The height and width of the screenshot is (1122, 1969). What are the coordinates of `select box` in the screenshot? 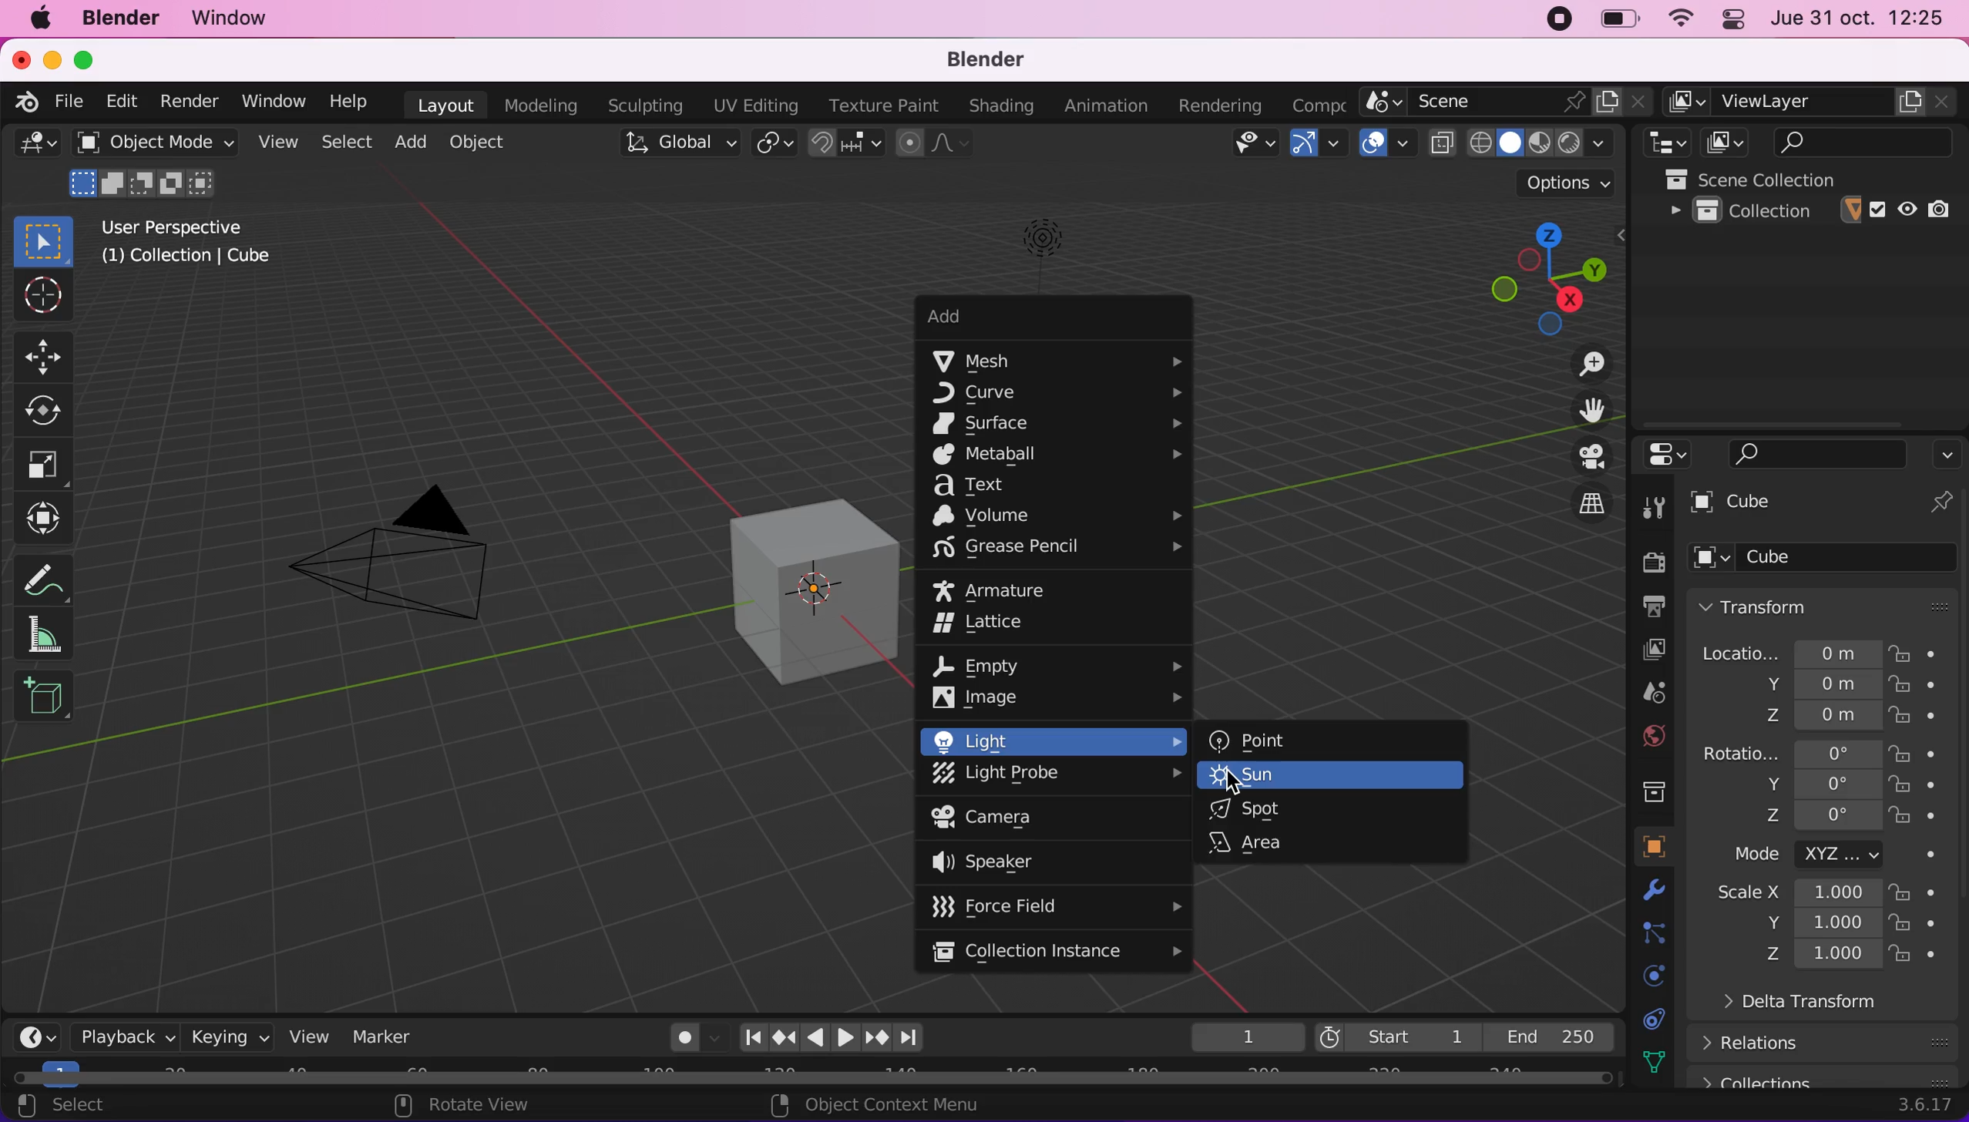 It's located at (42, 238).